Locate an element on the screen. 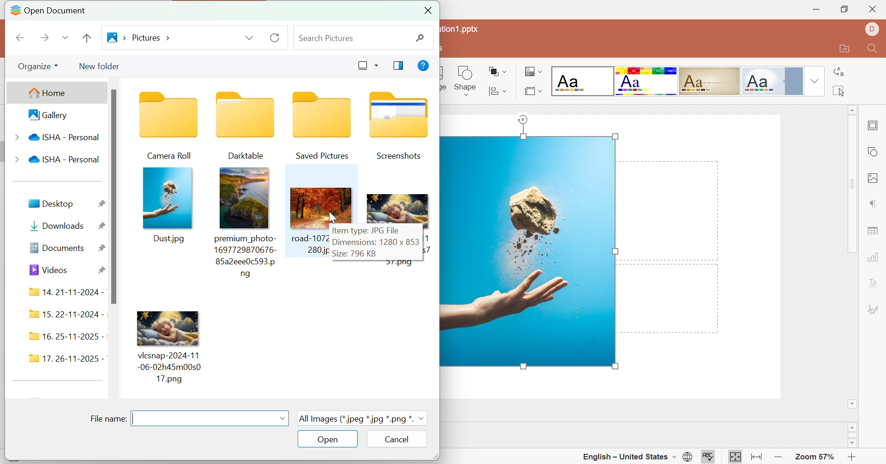 Image resolution: width=886 pixels, height=464 pixels. 57.png is located at coordinates (401, 264).